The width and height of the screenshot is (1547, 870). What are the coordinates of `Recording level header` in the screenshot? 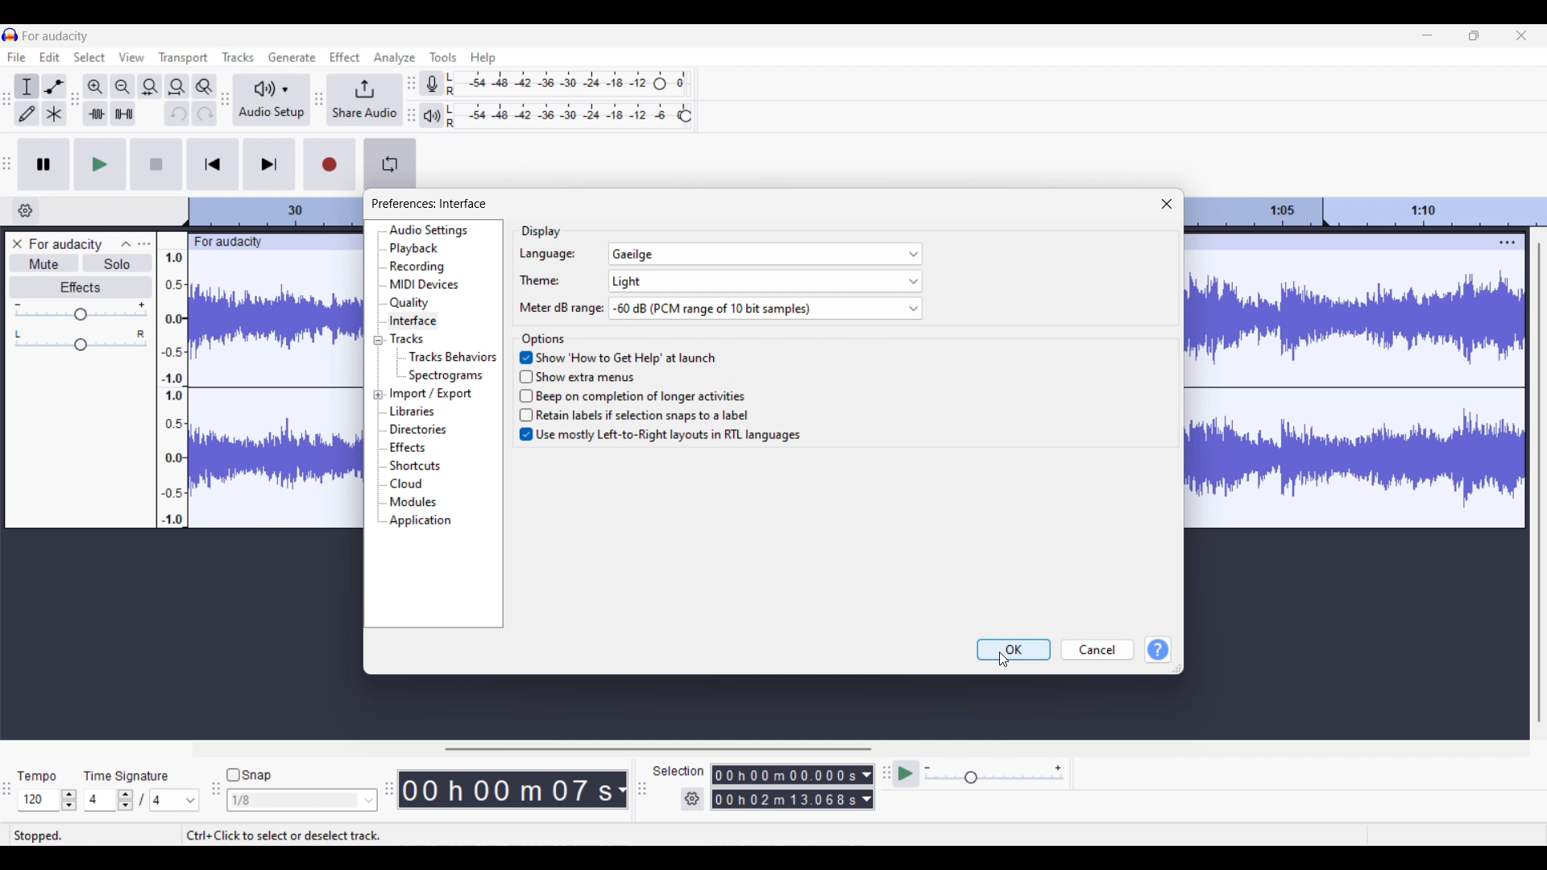 It's located at (660, 84).